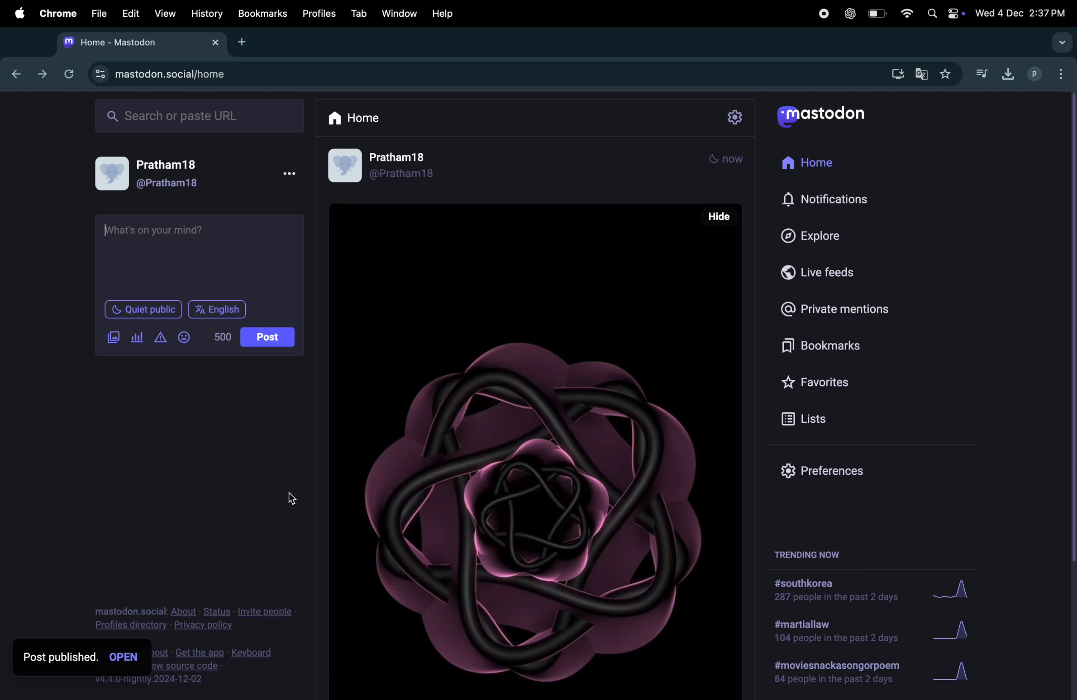 The width and height of the screenshot is (1077, 700). I want to click on post published, so click(59, 656).